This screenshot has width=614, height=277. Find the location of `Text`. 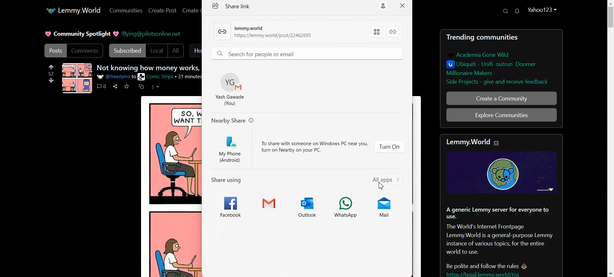

Text is located at coordinates (229, 179).